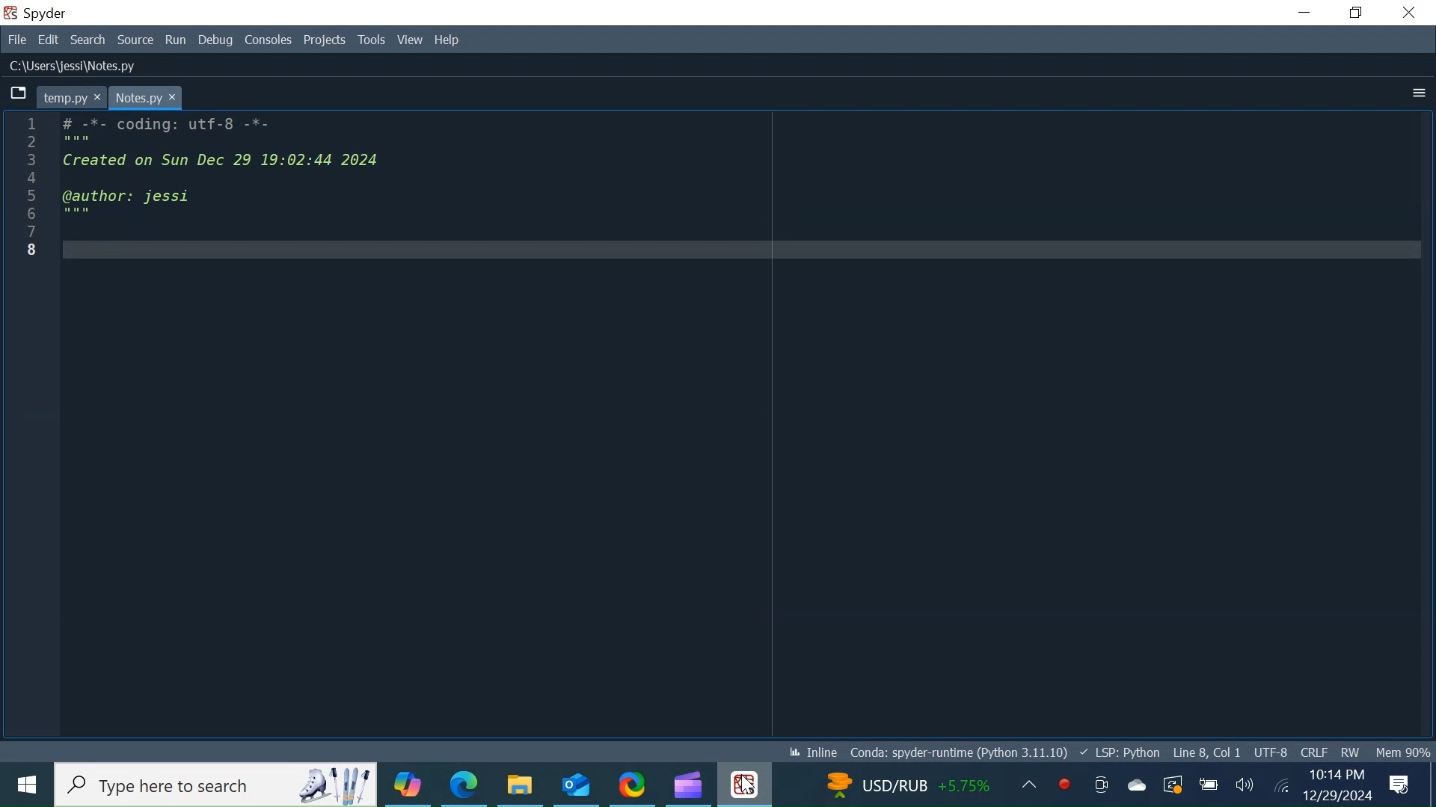  What do you see at coordinates (1335, 797) in the screenshot?
I see `Date` at bounding box center [1335, 797].